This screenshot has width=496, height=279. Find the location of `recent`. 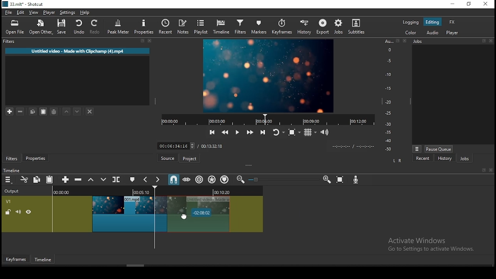

recent is located at coordinates (423, 158).